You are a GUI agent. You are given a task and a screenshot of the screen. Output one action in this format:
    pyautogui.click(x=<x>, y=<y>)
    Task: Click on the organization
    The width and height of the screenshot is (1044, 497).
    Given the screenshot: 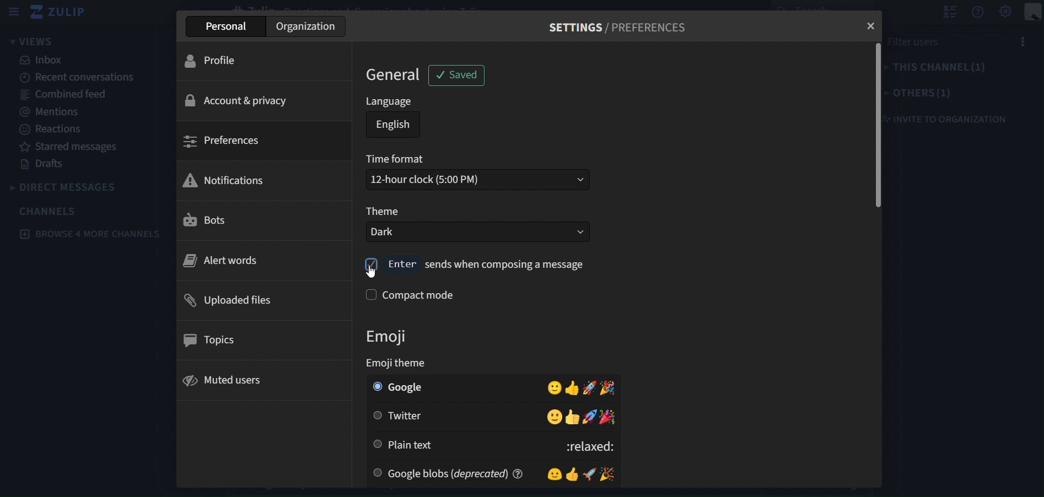 What is the action you would take?
    pyautogui.click(x=305, y=26)
    